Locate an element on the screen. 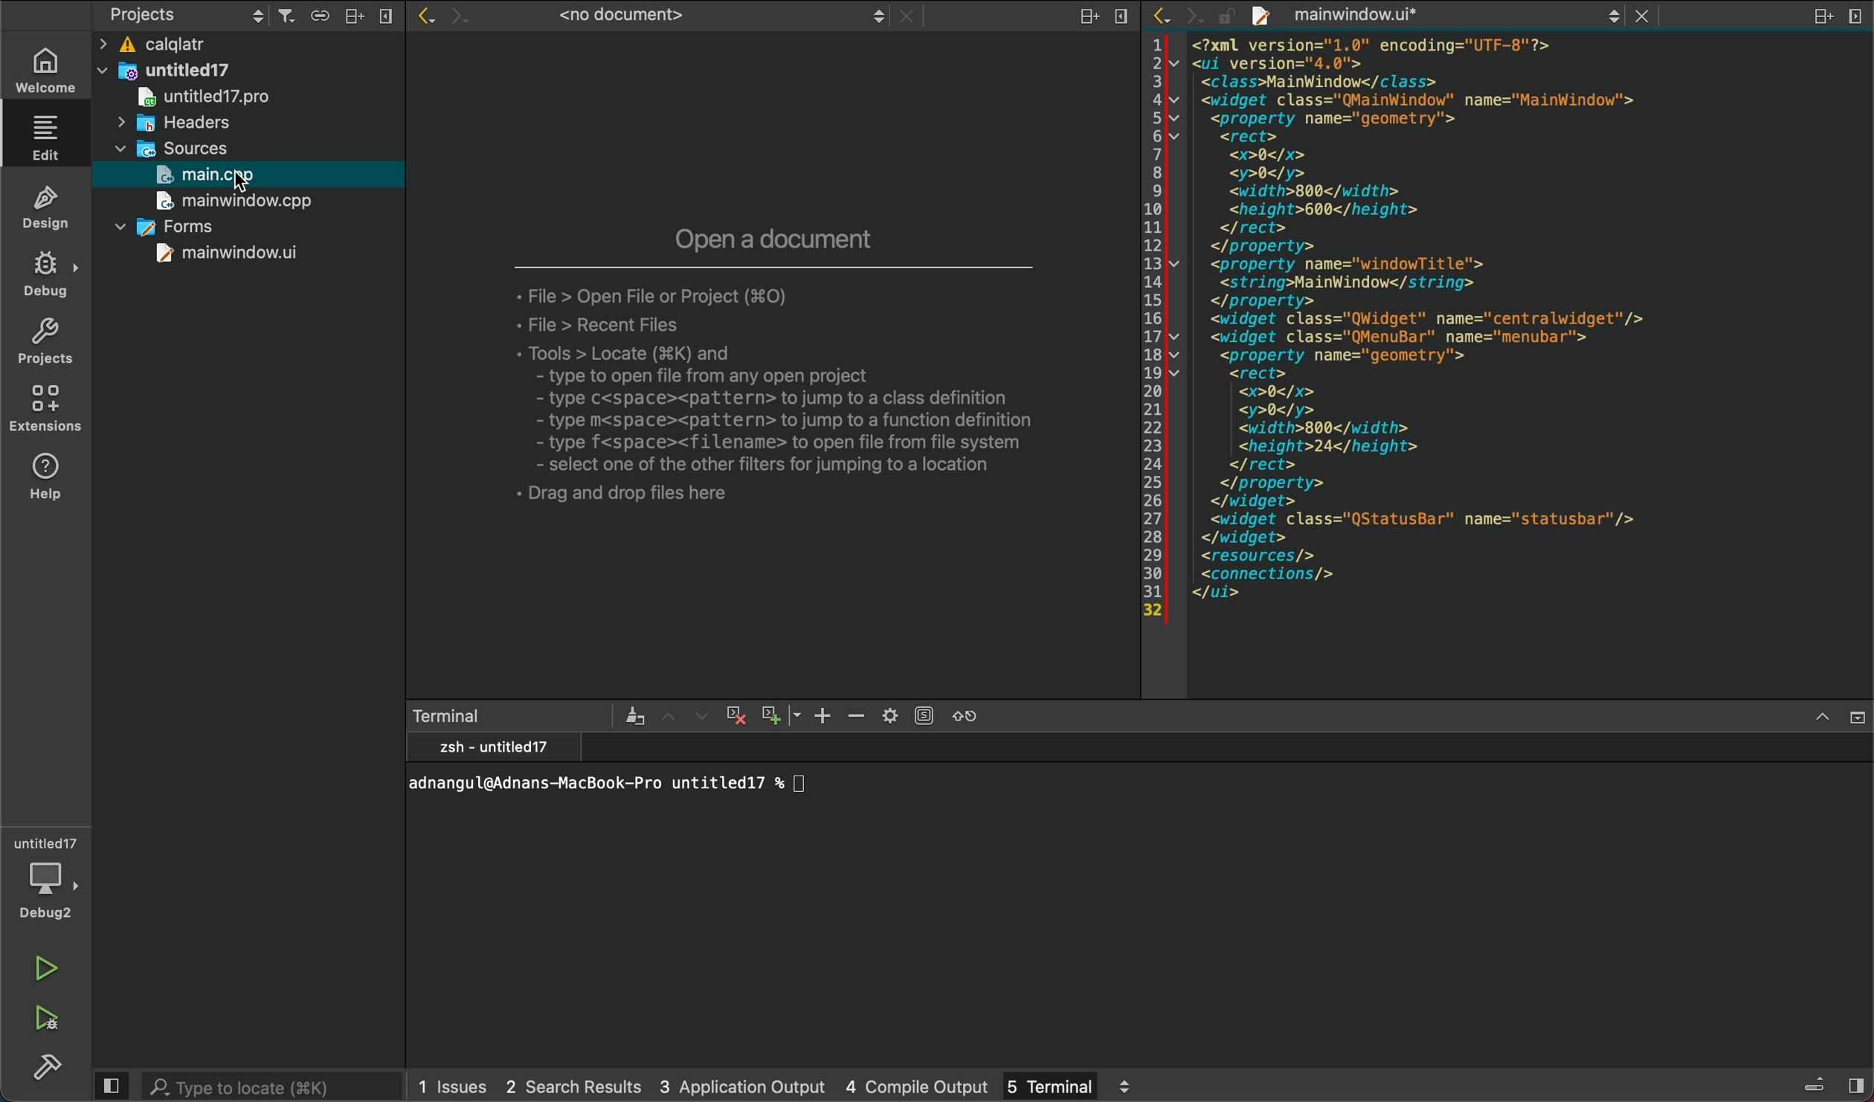  cross is located at coordinates (733, 716).